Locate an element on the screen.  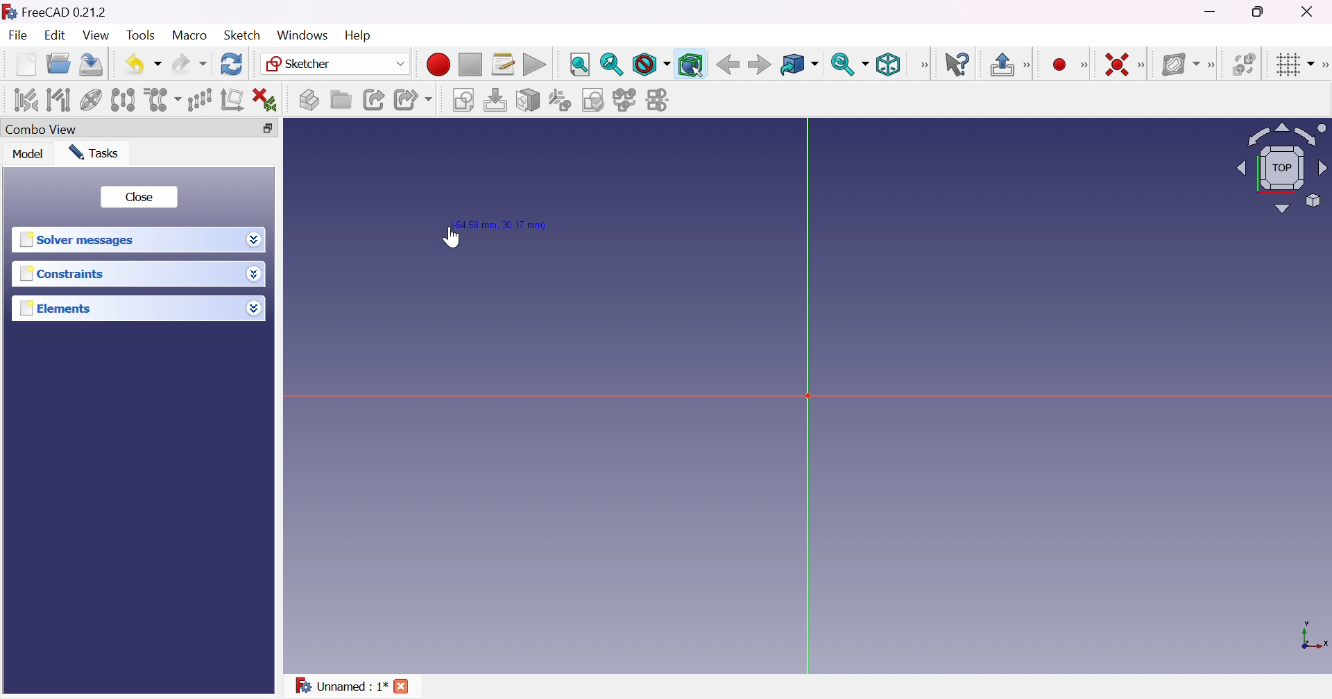
Macro recording... is located at coordinates (438, 64).